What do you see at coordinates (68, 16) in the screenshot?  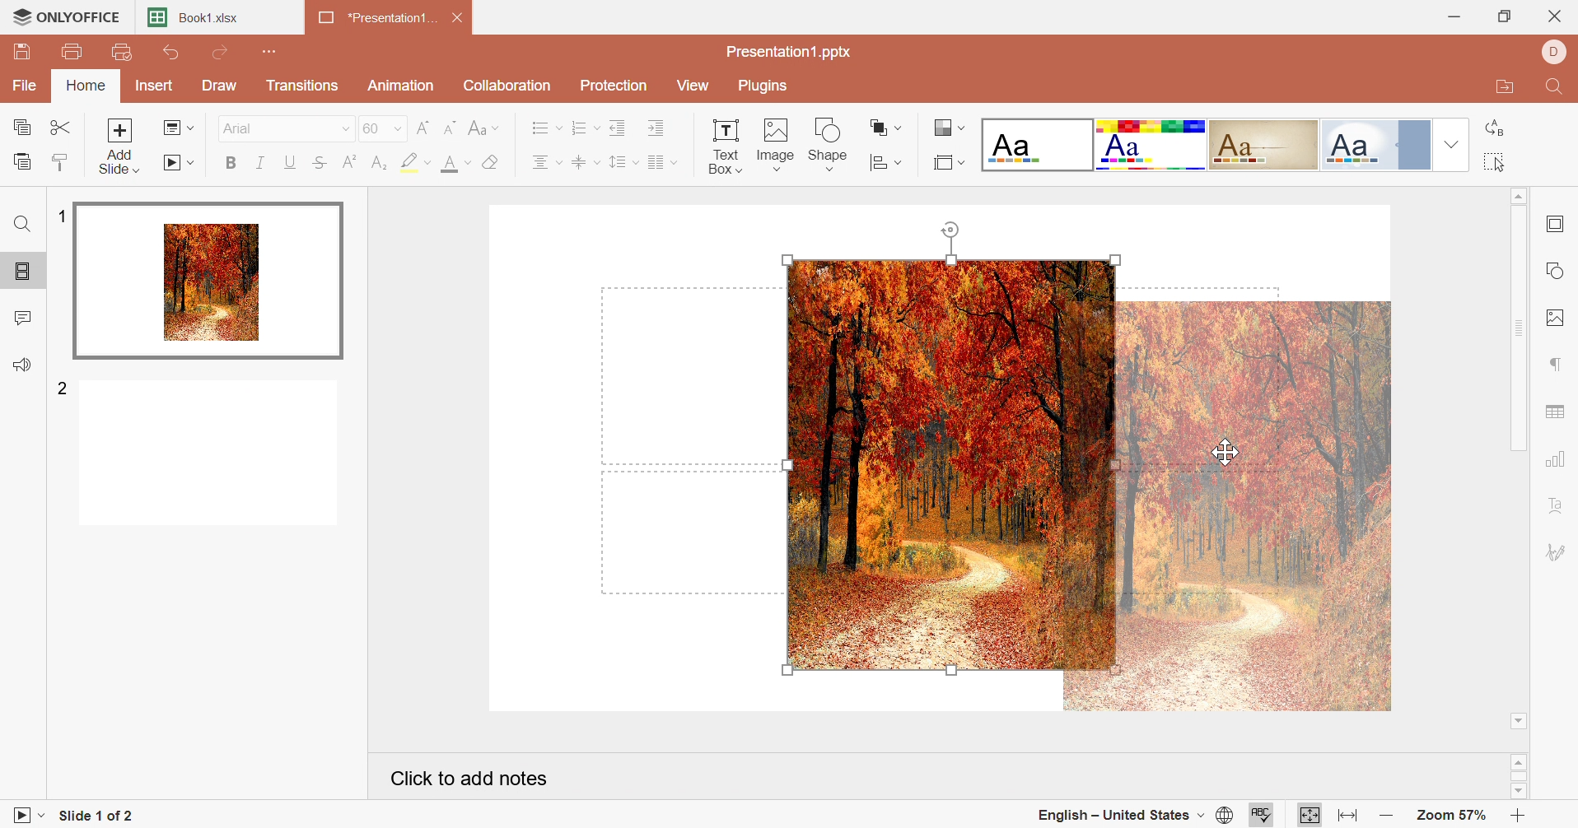 I see `ONLYOFFICE` at bounding box center [68, 16].